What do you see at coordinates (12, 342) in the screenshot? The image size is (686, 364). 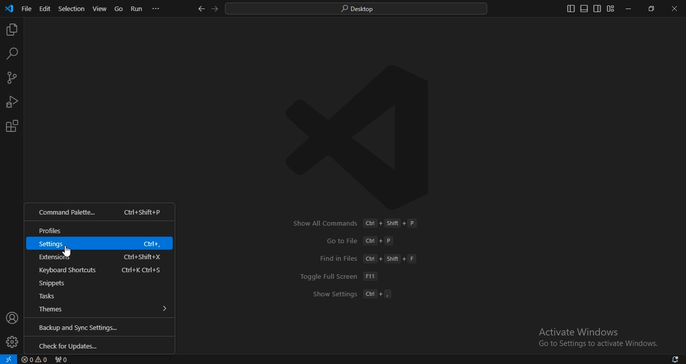 I see `settings` at bounding box center [12, 342].